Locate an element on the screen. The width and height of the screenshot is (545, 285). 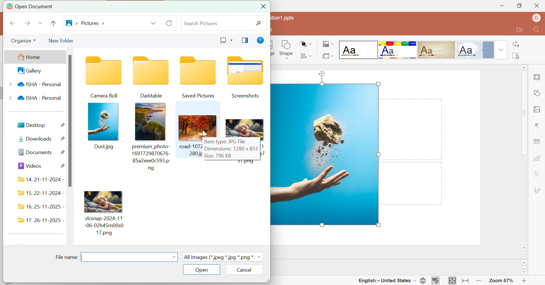
Home is located at coordinates (28, 56).